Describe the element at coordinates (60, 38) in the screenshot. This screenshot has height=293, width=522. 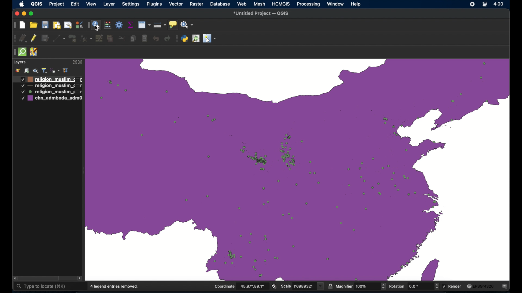
I see `digitize with segment` at that location.